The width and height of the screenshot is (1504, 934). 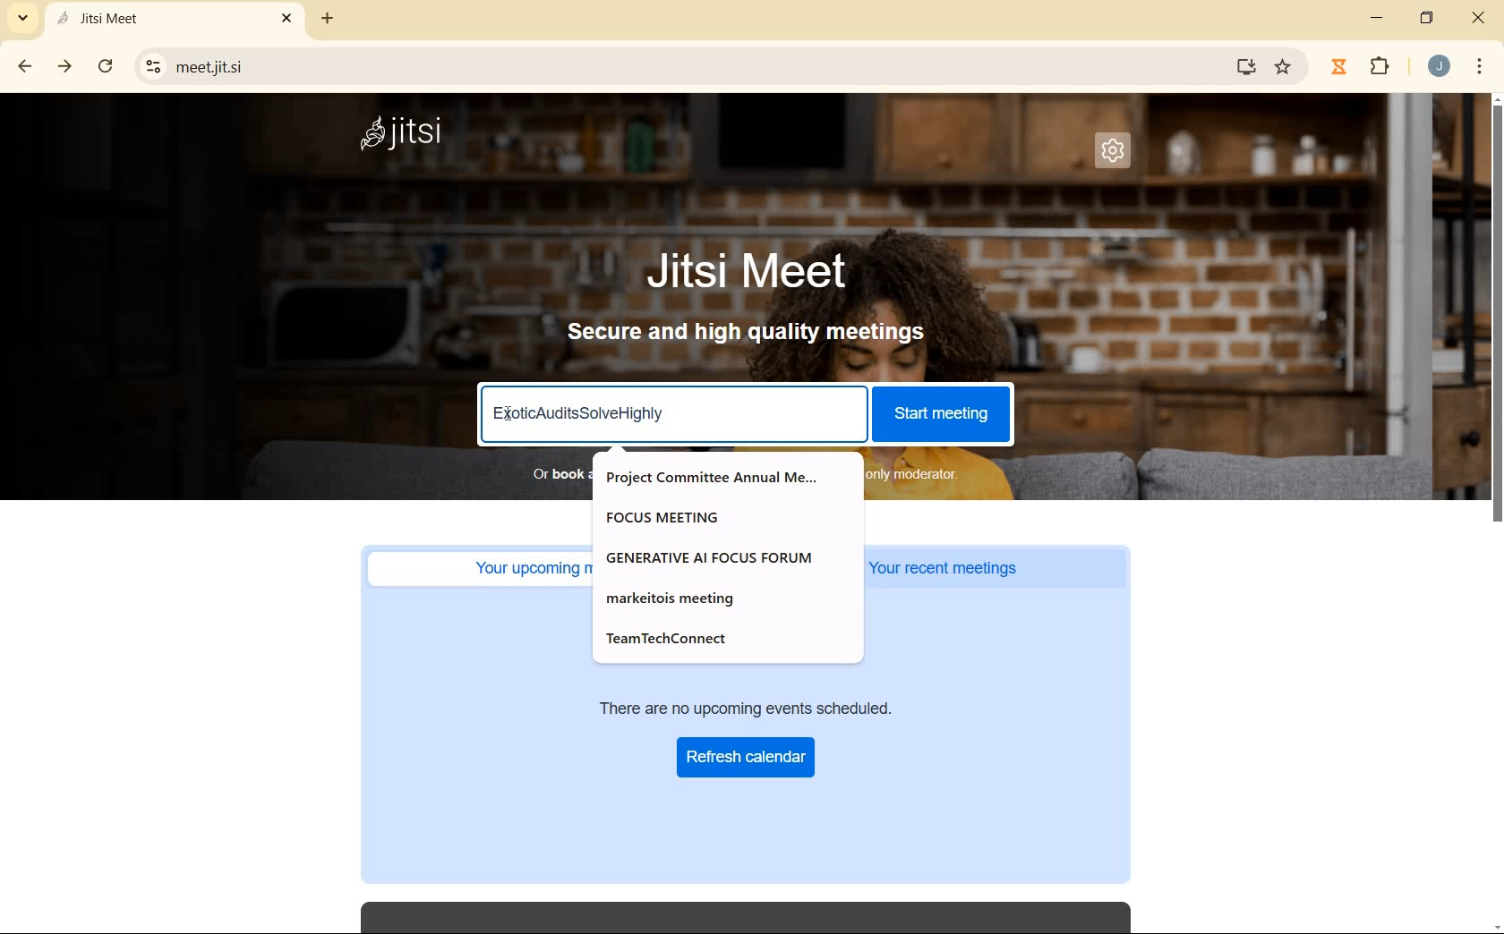 What do you see at coordinates (714, 557) in the screenshot?
I see `GENERATIVE Al FOCUS FORUM` at bounding box center [714, 557].